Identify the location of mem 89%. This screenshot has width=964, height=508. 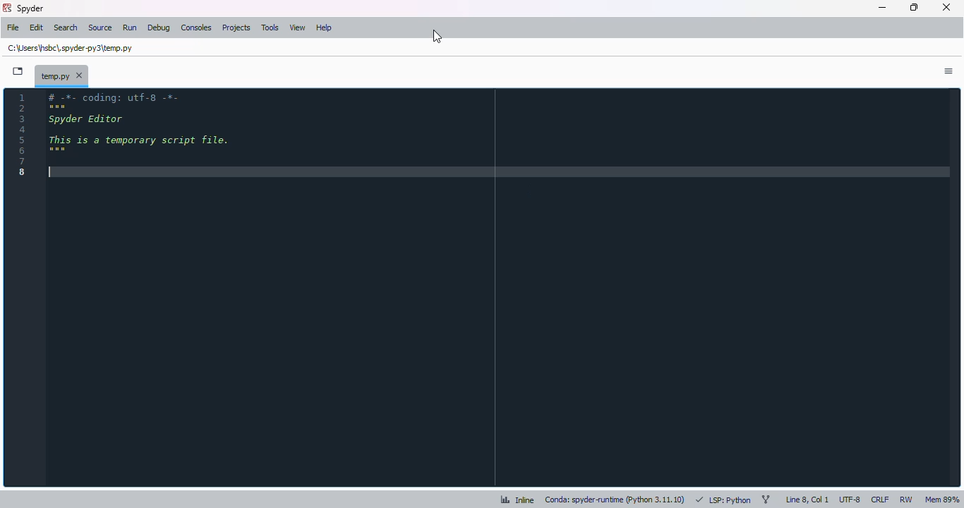
(941, 500).